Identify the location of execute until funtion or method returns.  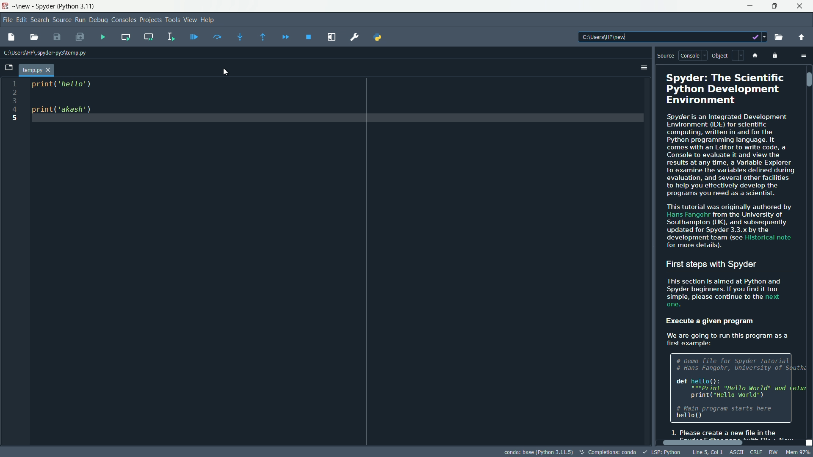
(263, 37).